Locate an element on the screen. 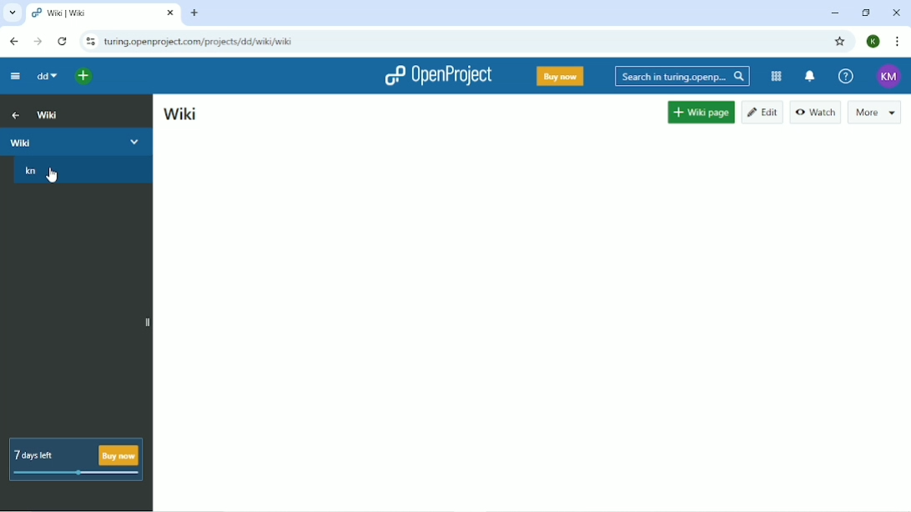 The height and width of the screenshot is (512, 911). dd is located at coordinates (46, 78).